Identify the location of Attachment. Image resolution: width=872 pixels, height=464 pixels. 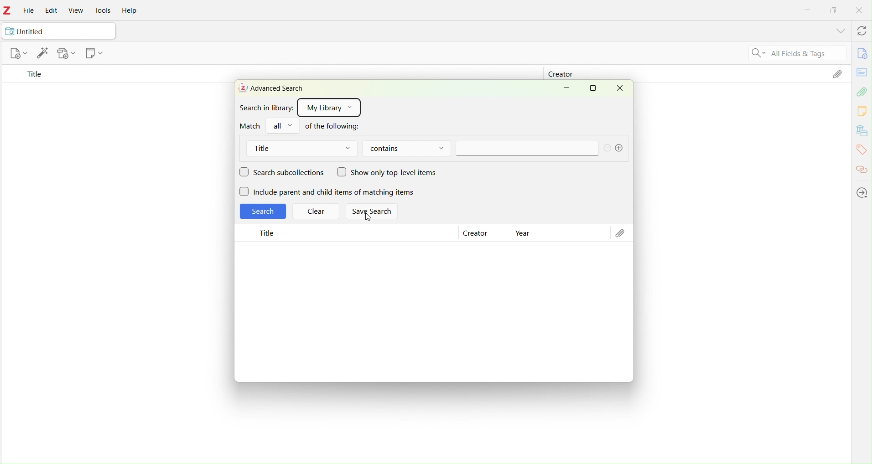
(620, 233).